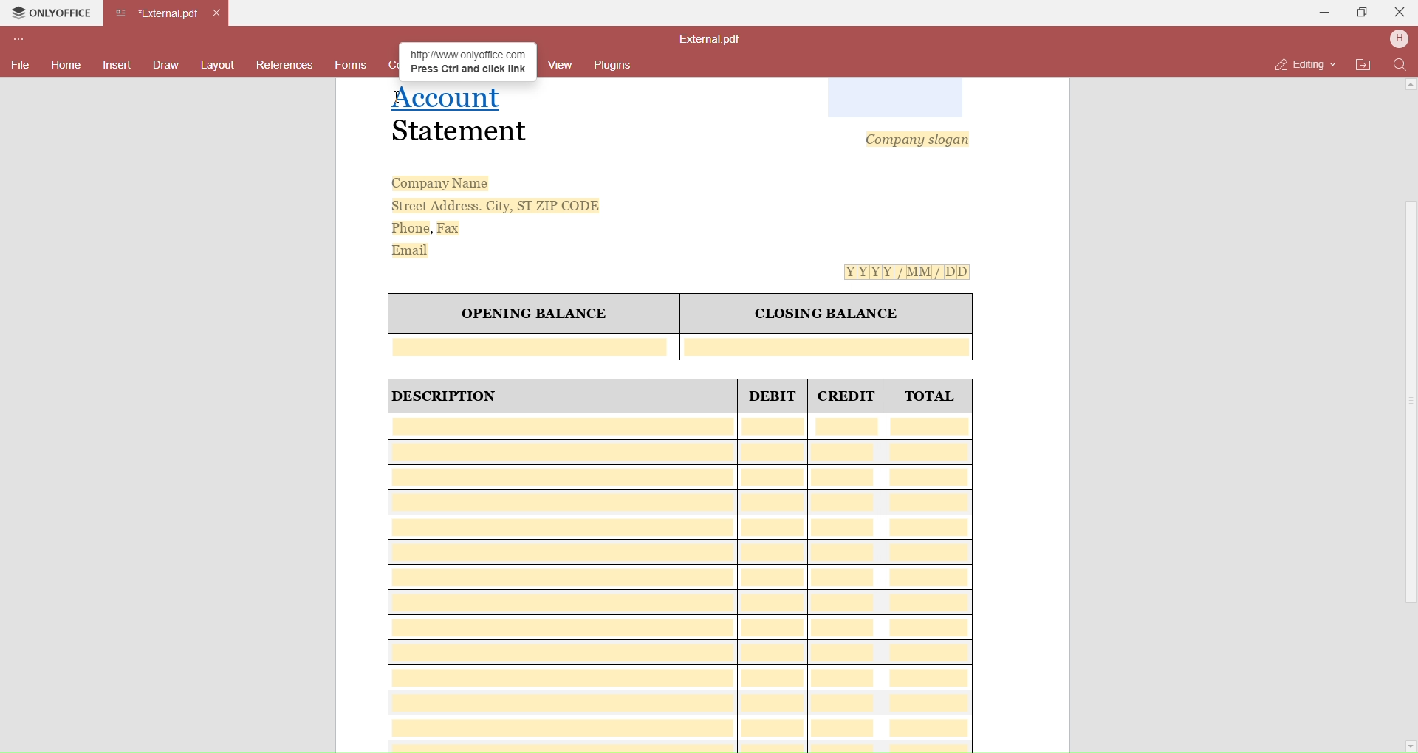 The image size is (1418, 753). I want to click on Editing, so click(1304, 65).